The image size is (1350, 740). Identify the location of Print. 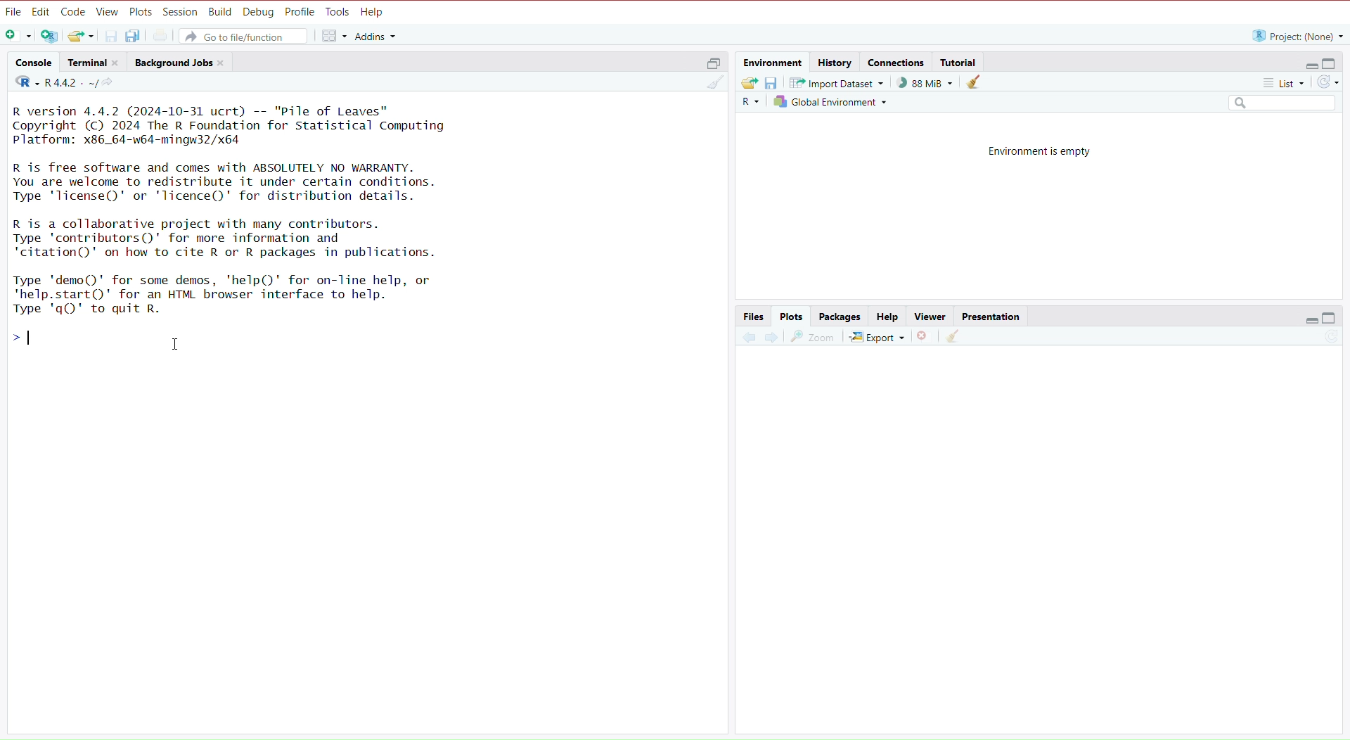
(160, 35).